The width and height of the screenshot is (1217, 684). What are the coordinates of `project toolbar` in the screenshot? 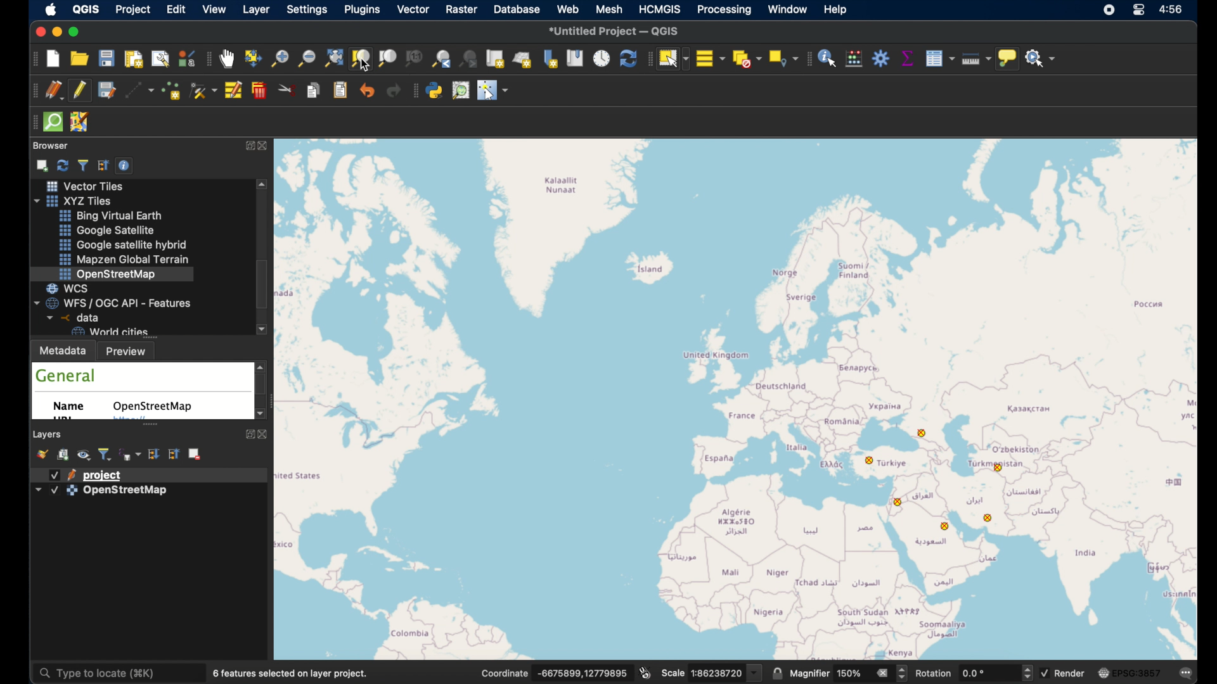 It's located at (32, 60).